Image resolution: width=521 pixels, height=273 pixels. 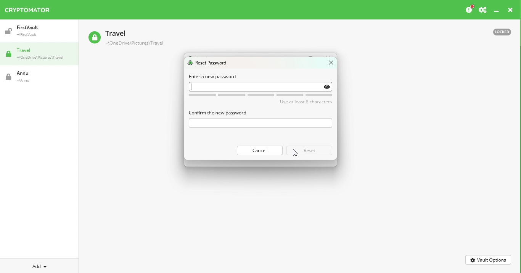 What do you see at coordinates (260, 123) in the screenshot?
I see `Enter password` at bounding box center [260, 123].